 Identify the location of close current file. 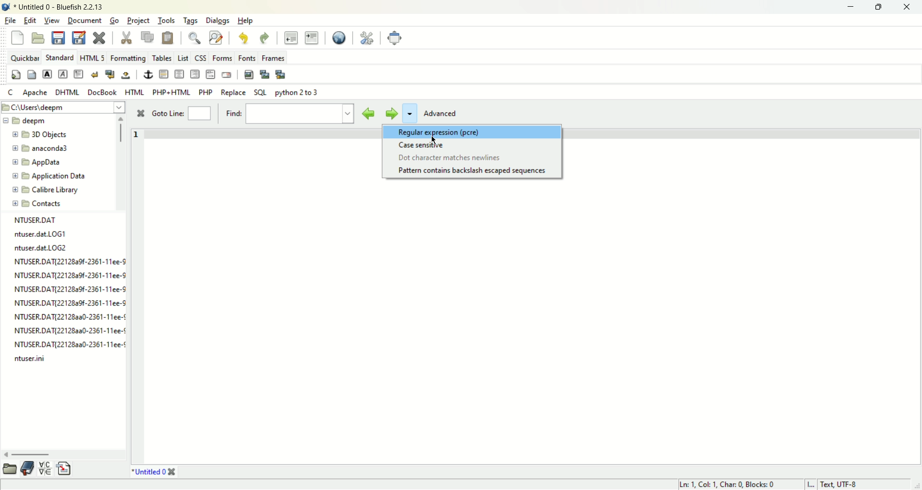
(99, 38).